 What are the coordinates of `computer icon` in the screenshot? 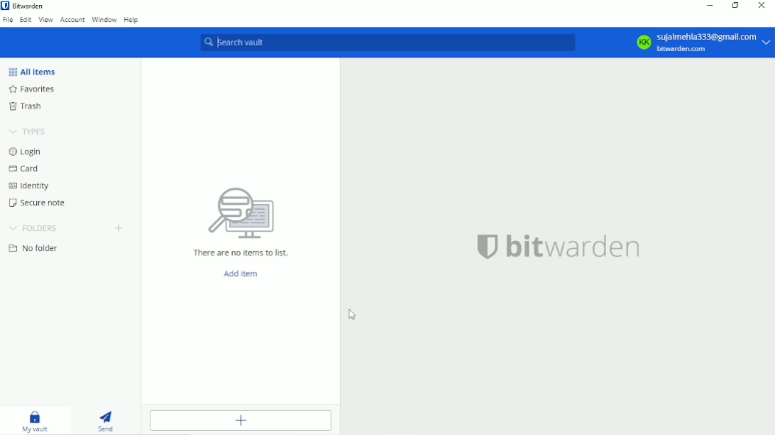 It's located at (241, 215).